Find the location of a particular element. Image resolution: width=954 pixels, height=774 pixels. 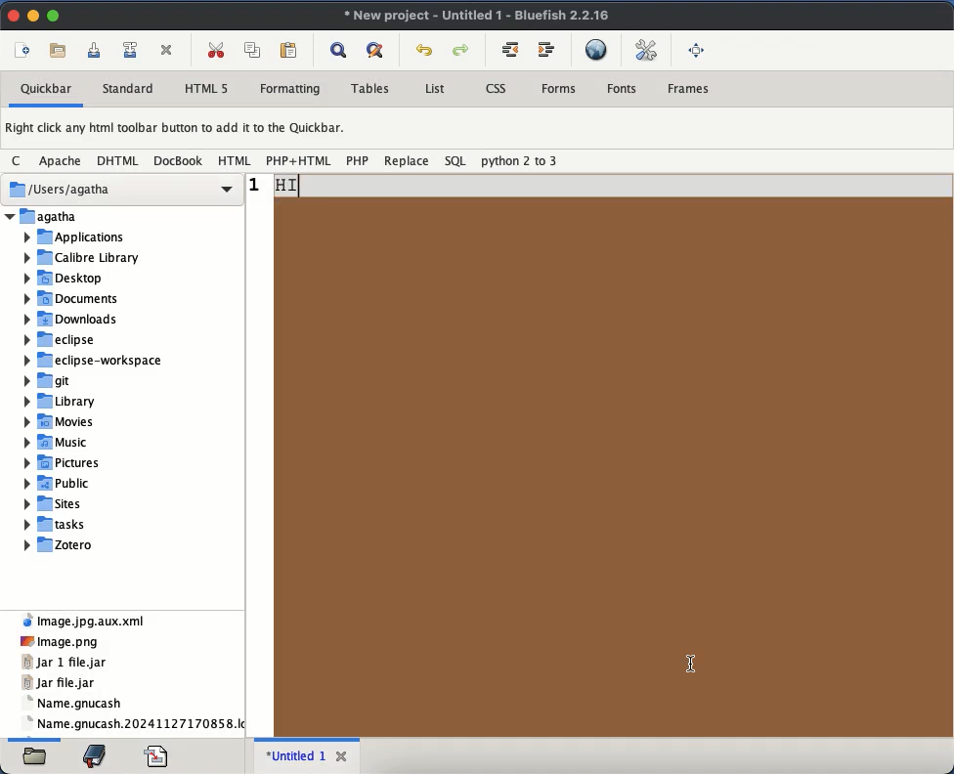

Music is located at coordinates (57, 443).